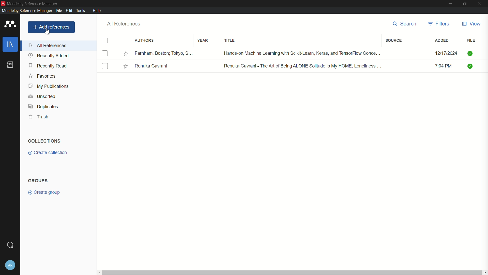 Image resolution: width=488 pixels, height=275 pixels. I want to click on title, so click(231, 41).